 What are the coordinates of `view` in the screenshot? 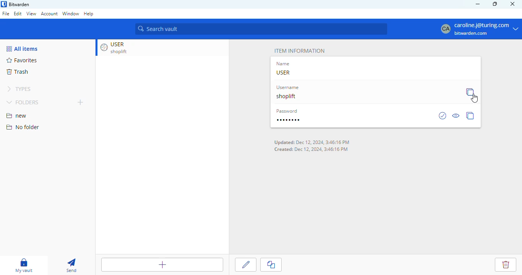 It's located at (31, 13).